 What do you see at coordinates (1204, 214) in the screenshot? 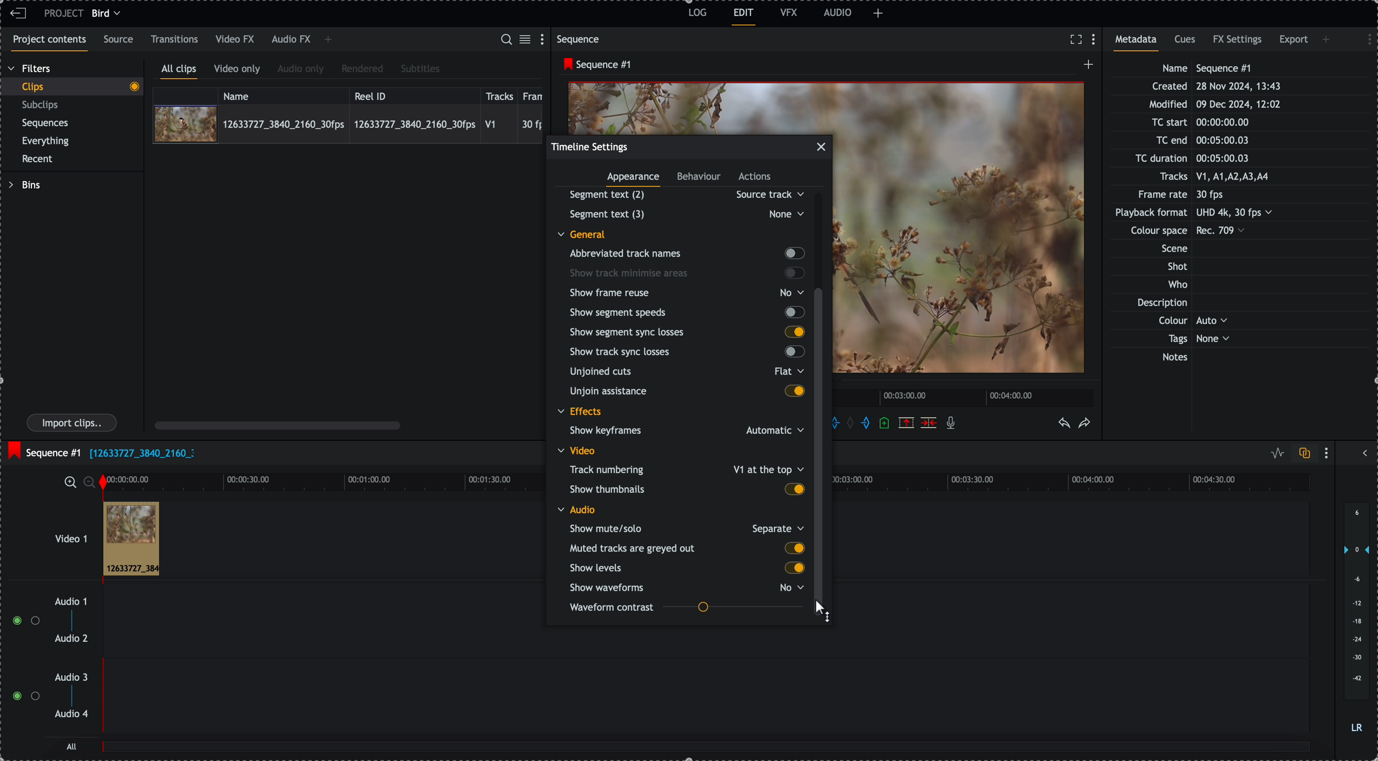
I see `metadata` at bounding box center [1204, 214].